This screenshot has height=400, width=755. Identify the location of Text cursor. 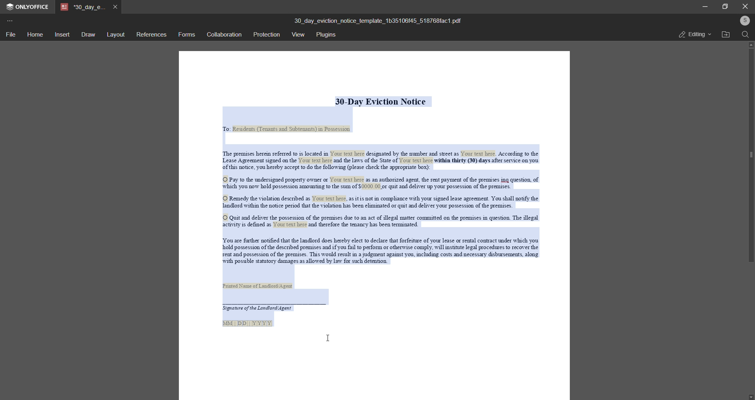
(330, 340).